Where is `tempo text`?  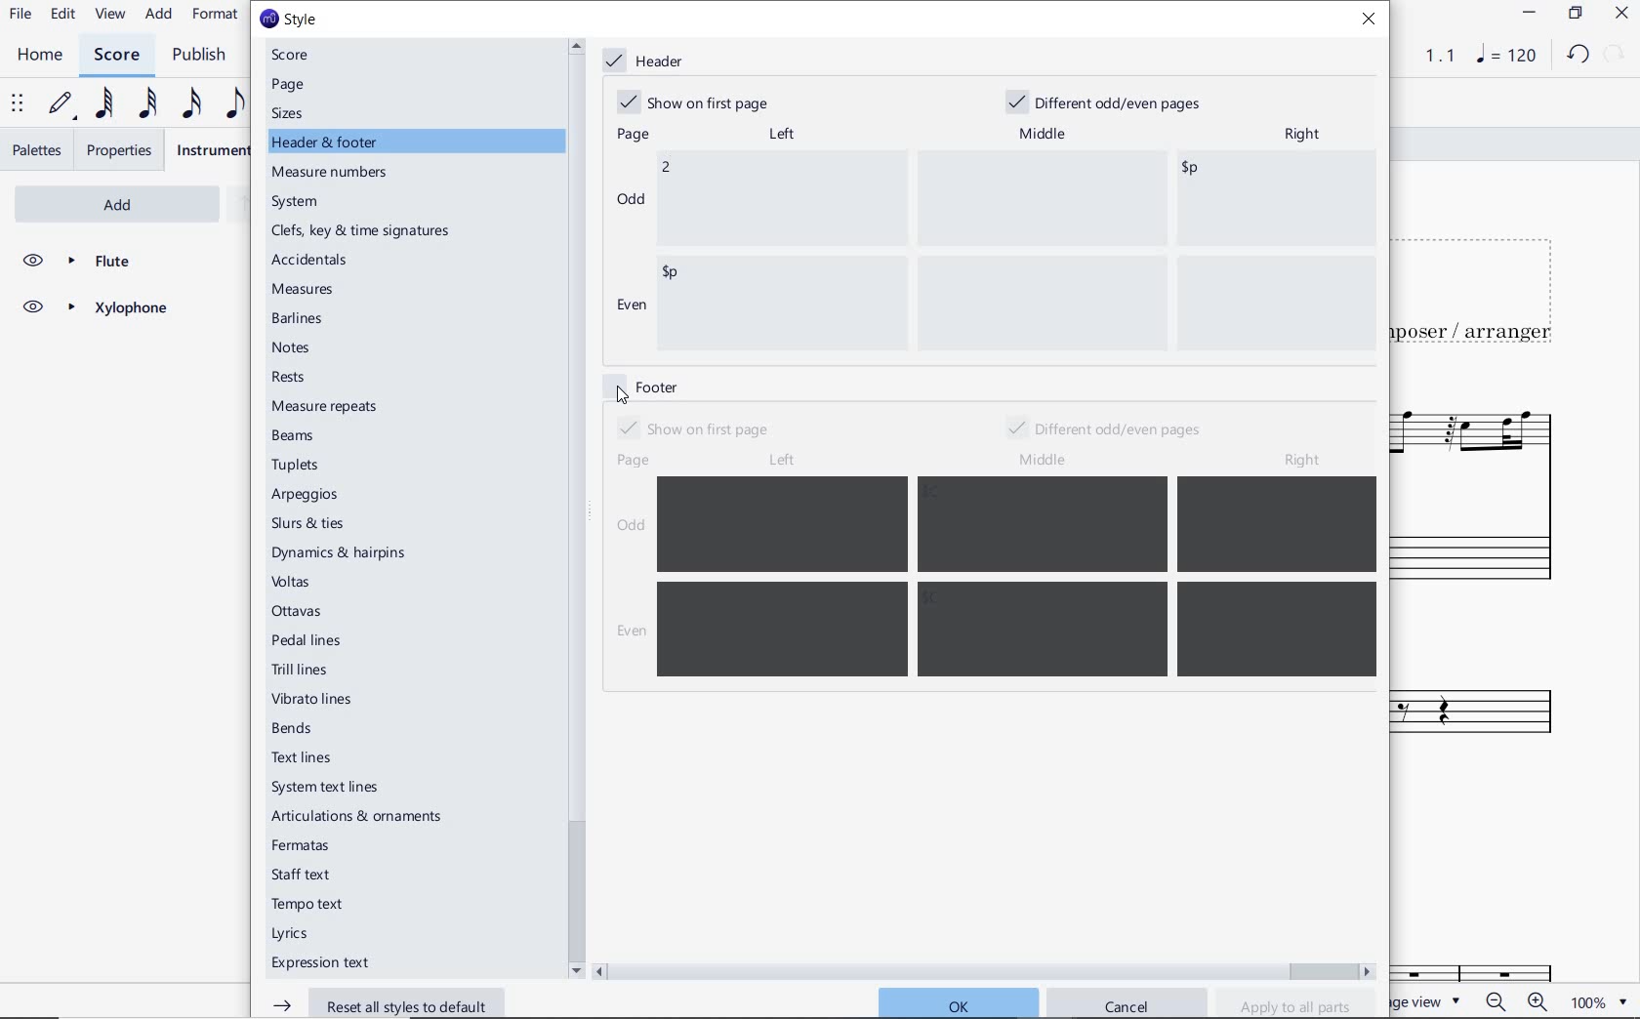
tempo text is located at coordinates (309, 907).